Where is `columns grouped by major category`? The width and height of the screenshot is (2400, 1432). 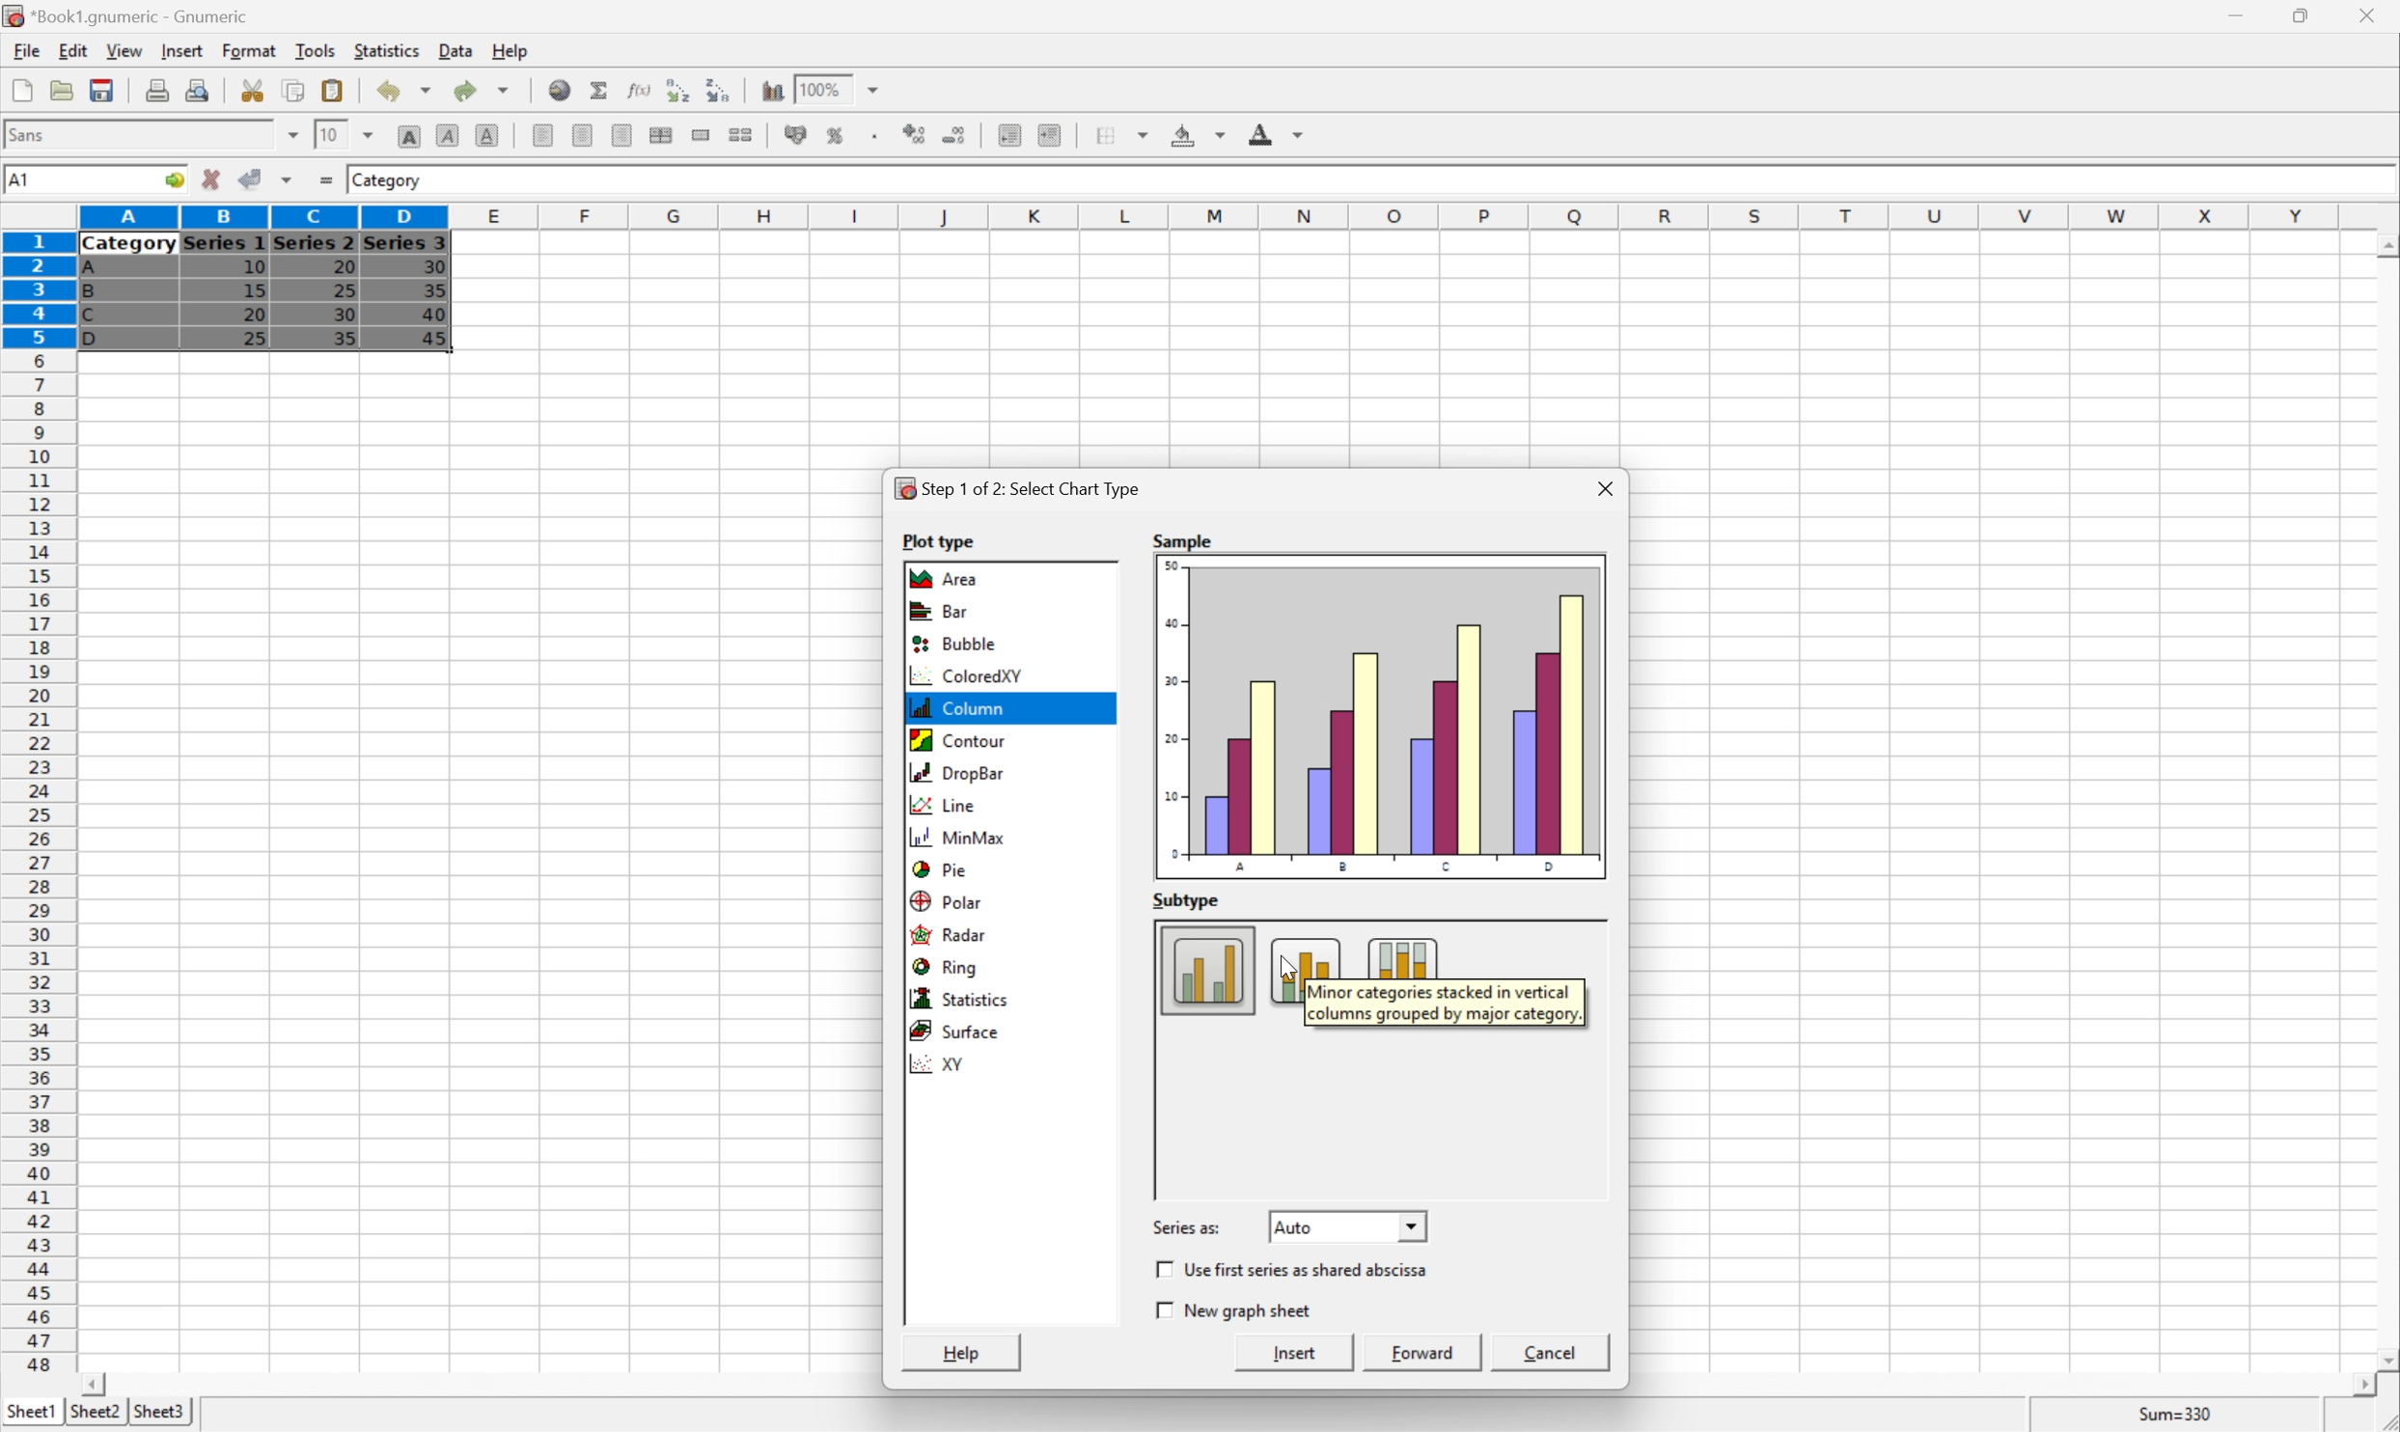
columns grouped by major category is located at coordinates (1447, 1017).